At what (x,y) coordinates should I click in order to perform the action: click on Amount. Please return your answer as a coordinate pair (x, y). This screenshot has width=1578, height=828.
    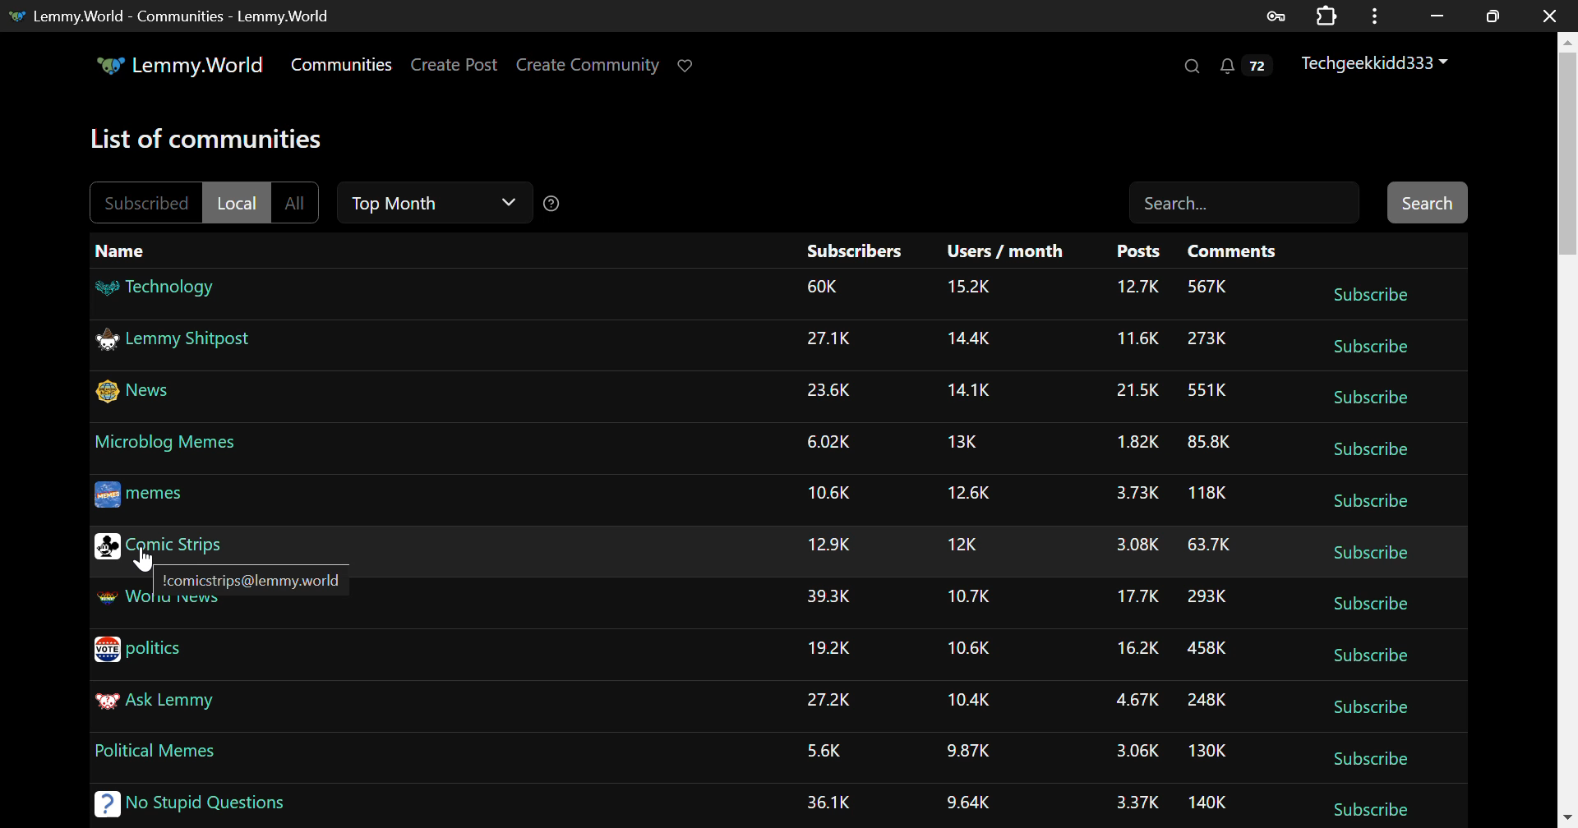
    Looking at the image, I should click on (968, 595).